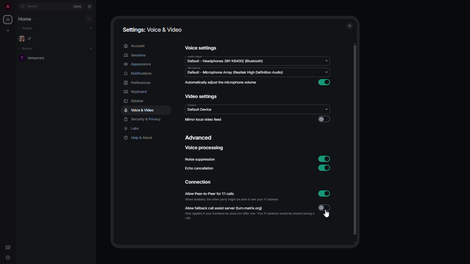 The width and height of the screenshot is (470, 264). I want to click on cursor, so click(328, 215).